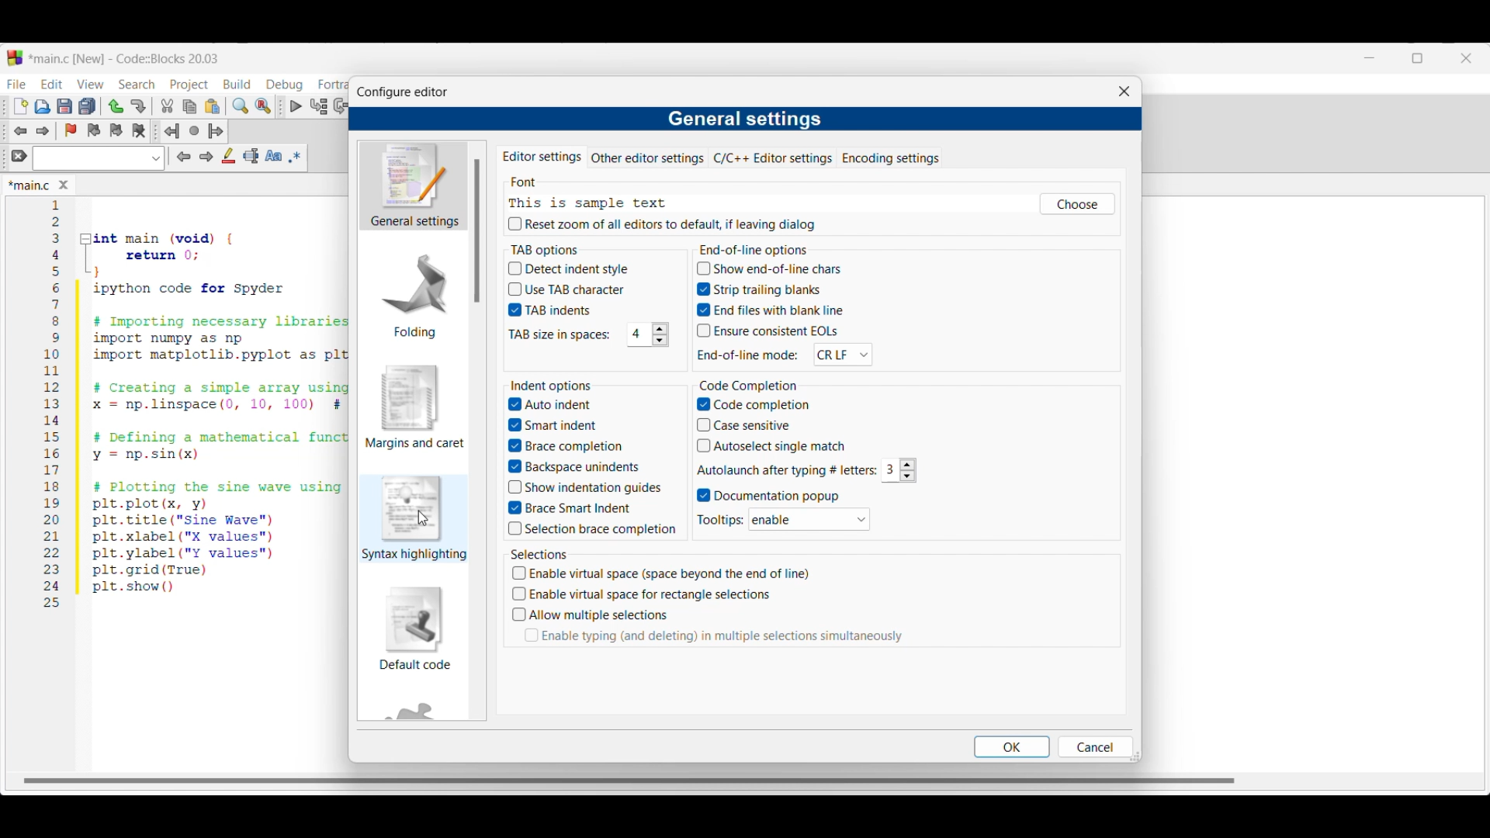  Describe the element at coordinates (1466, 58) in the screenshot. I see `Close interface` at that location.